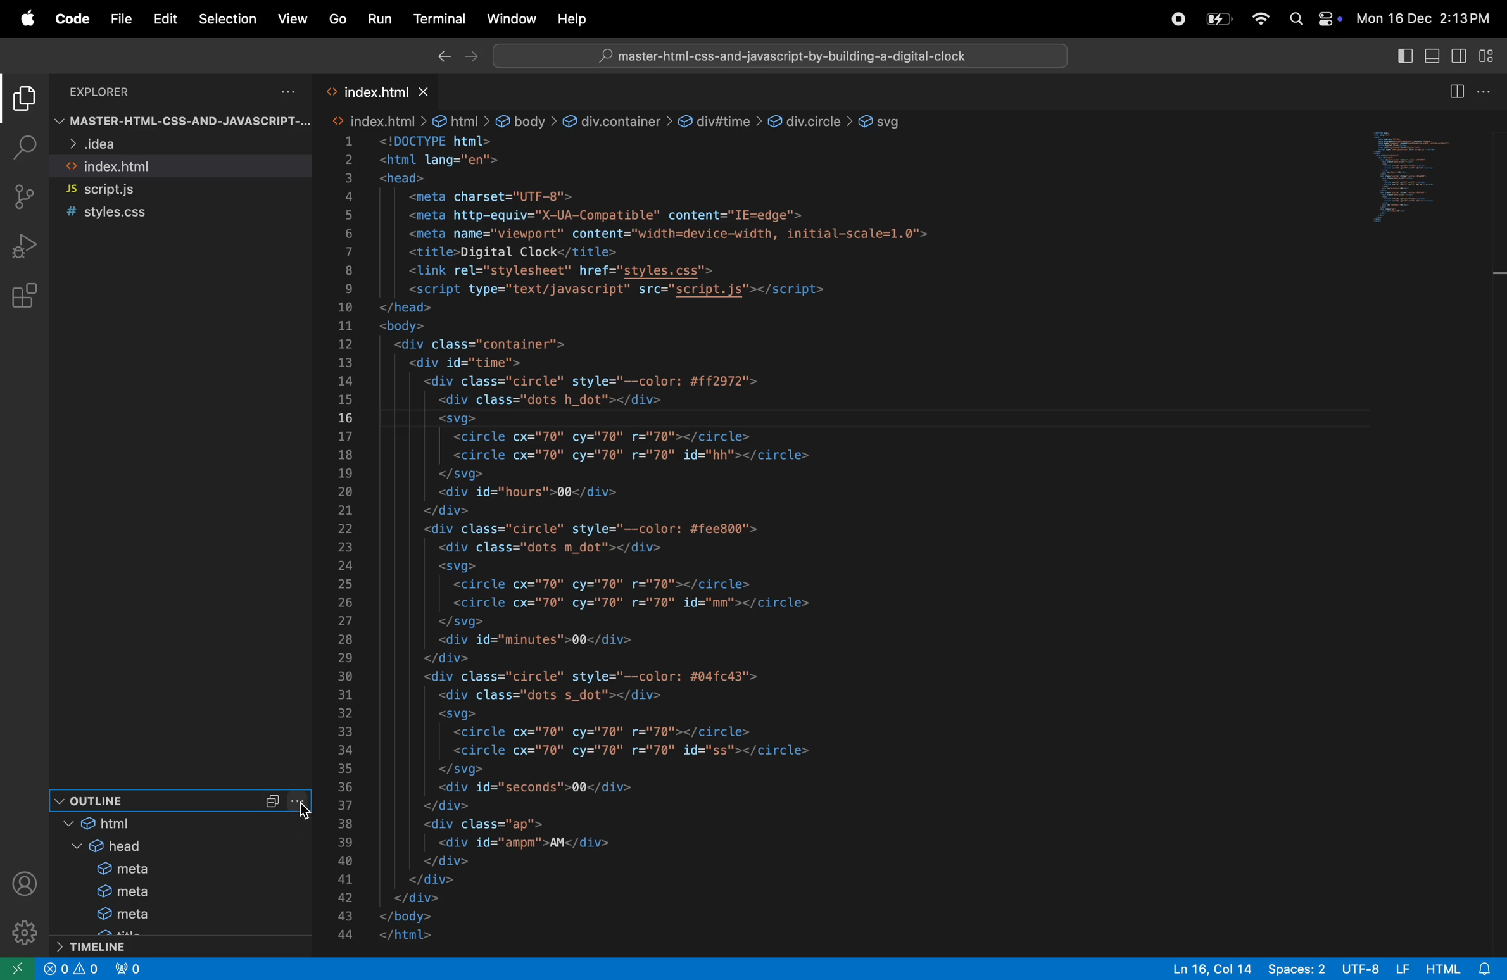 The image size is (1507, 980). What do you see at coordinates (179, 868) in the screenshot?
I see `meta` at bounding box center [179, 868].